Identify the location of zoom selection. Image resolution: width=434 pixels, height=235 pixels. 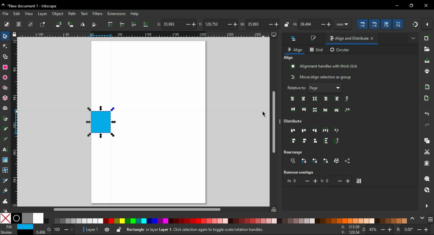
(427, 179).